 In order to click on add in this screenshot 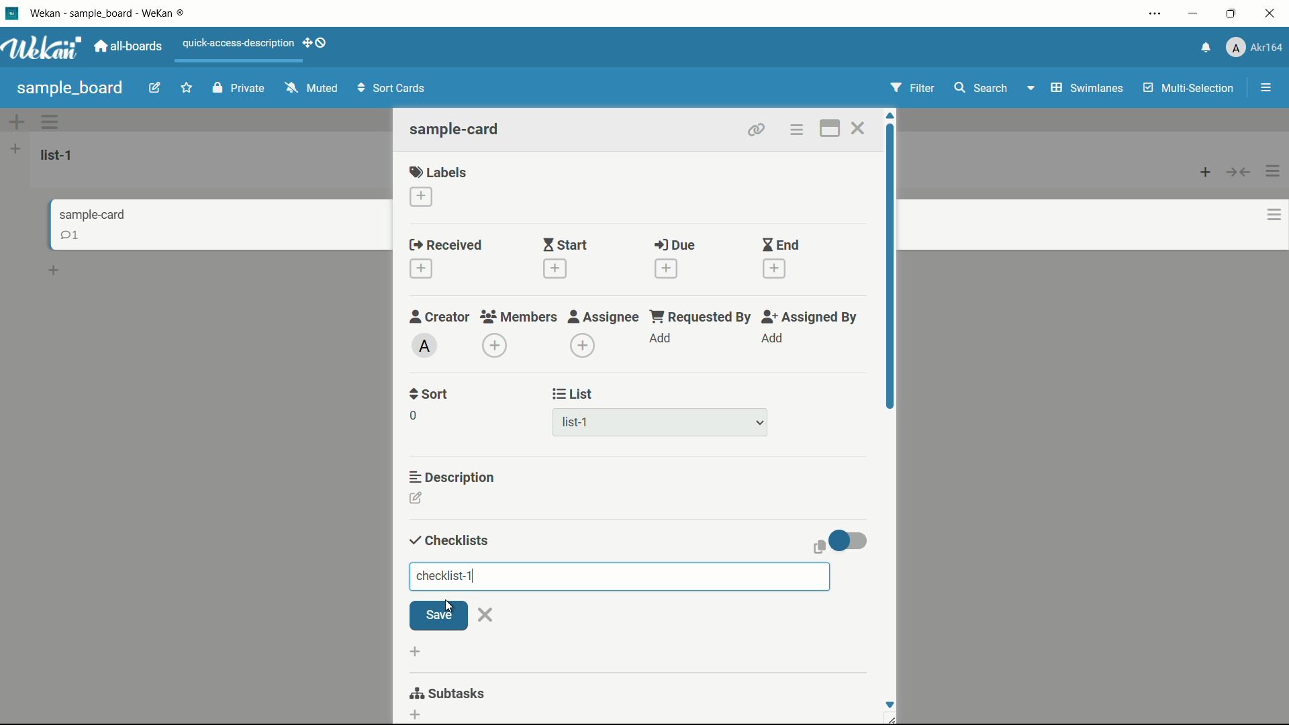, I will do `click(774, 338)`.